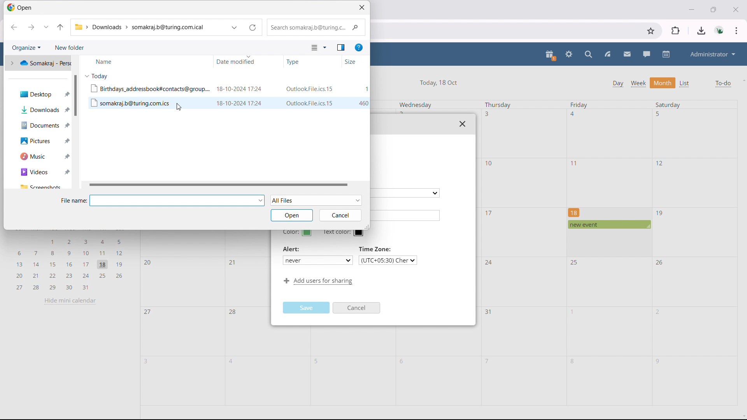 This screenshot has height=420, width=747. I want to click on week, so click(638, 83).